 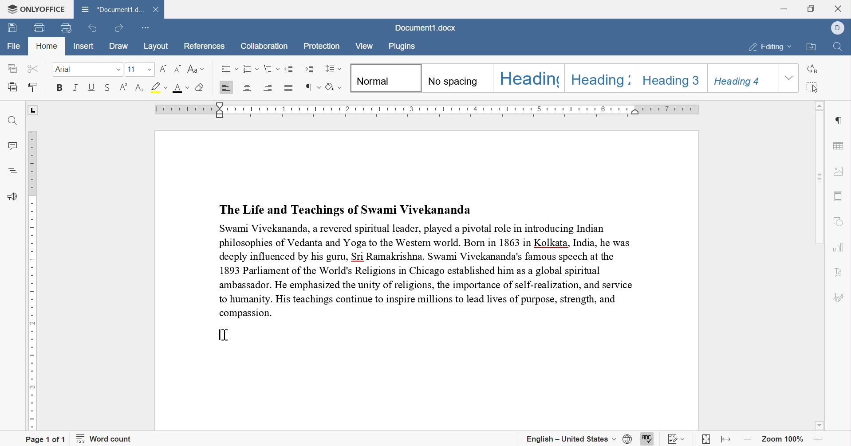 What do you see at coordinates (817, 177) in the screenshot?
I see `scroll bar` at bounding box center [817, 177].